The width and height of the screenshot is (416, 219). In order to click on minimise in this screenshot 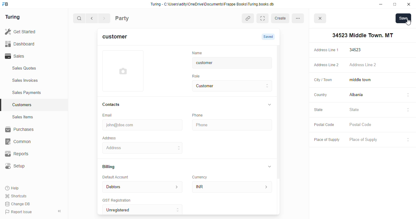, I will do `click(381, 4)`.